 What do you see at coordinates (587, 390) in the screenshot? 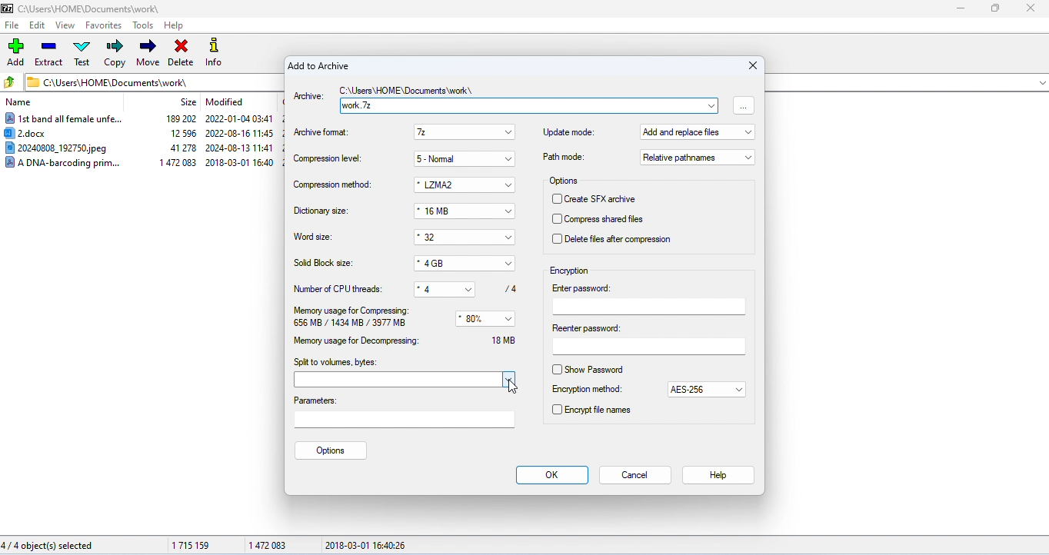
I see `encryption method` at bounding box center [587, 390].